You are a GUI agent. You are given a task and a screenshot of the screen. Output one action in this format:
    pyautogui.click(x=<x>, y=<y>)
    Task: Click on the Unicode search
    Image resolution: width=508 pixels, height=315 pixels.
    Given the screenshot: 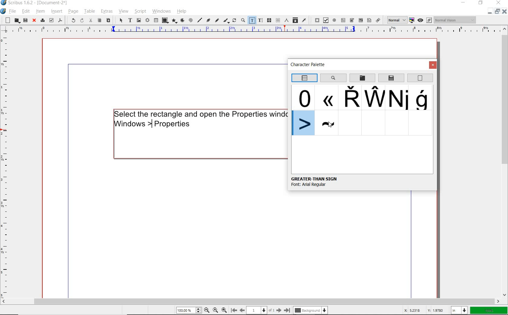 What is the action you would take?
    pyautogui.click(x=333, y=78)
    